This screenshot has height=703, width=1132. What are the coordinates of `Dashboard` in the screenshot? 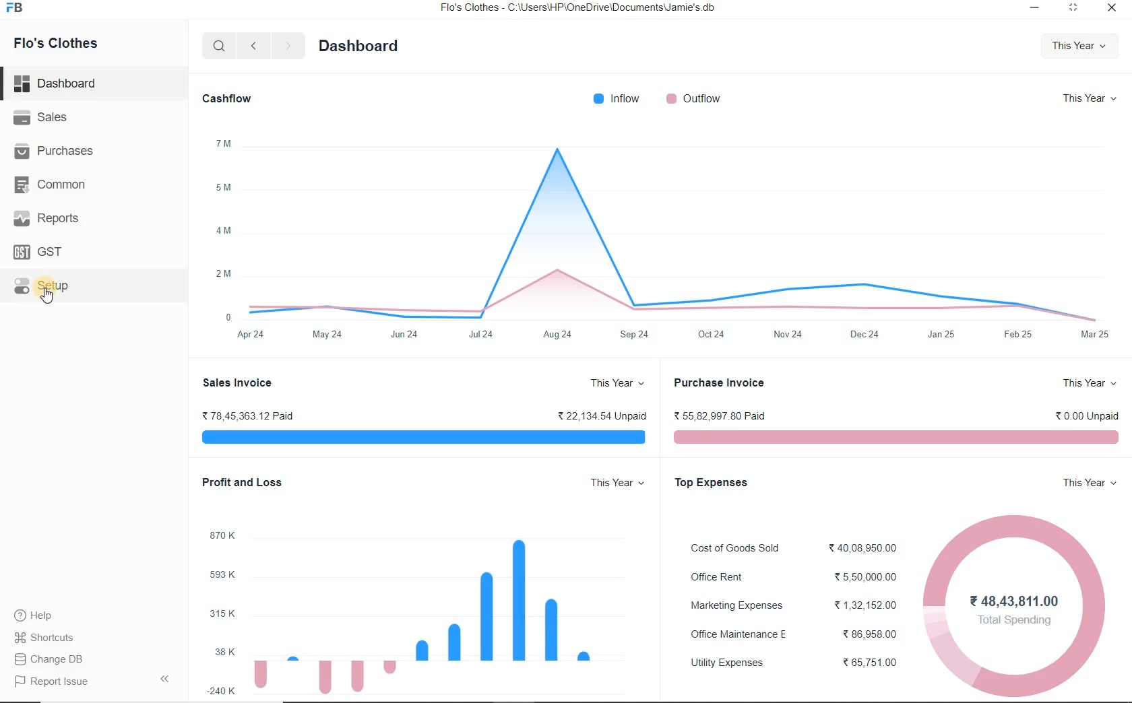 It's located at (56, 83).